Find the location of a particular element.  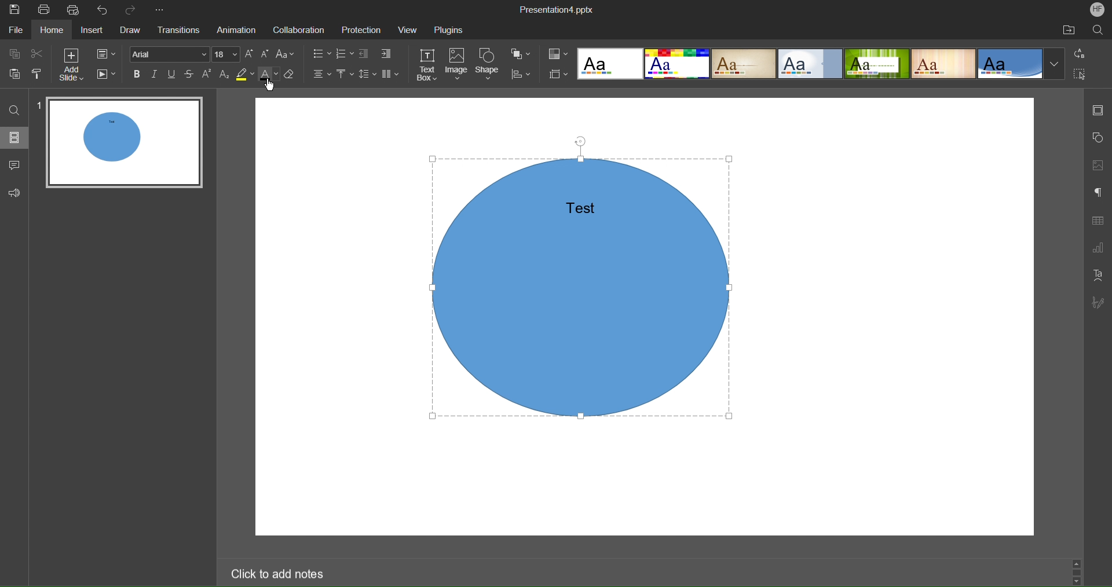

Replace is located at coordinates (1081, 52).